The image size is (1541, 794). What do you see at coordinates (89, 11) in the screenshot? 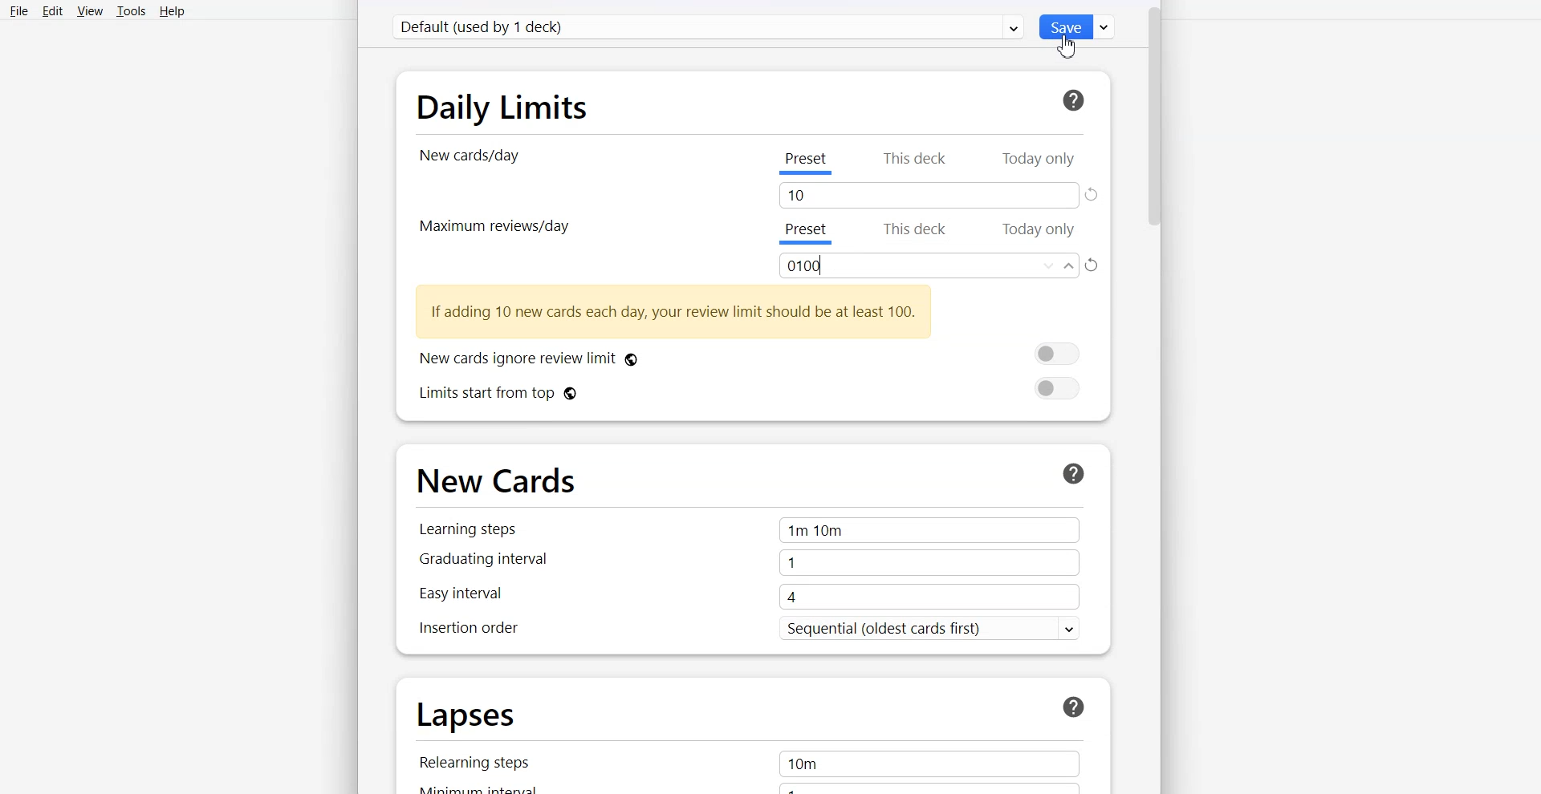
I see `View` at bounding box center [89, 11].